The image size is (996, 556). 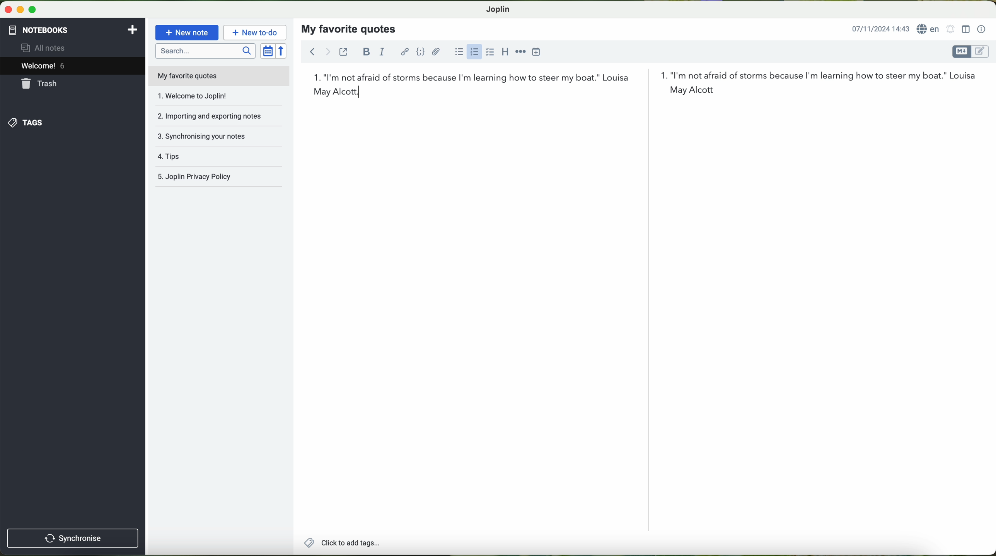 I want to click on synchronising your notes, so click(x=218, y=136).